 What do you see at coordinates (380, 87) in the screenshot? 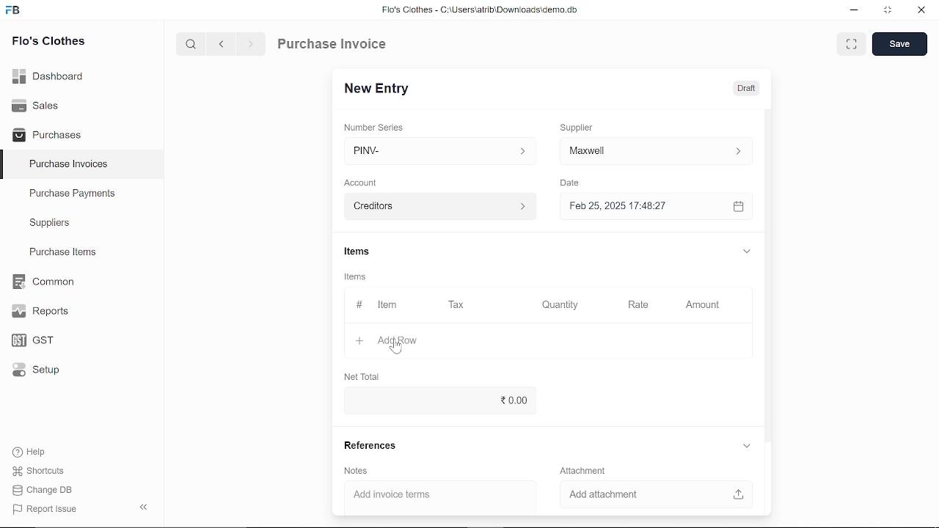
I see `New Entry` at bounding box center [380, 87].